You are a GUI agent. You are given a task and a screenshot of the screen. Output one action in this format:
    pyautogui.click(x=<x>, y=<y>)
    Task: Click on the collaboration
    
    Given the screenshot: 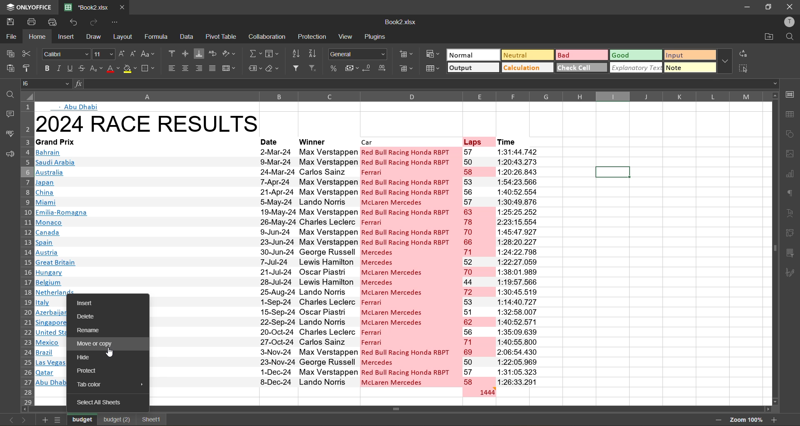 What is the action you would take?
    pyautogui.click(x=268, y=37)
    